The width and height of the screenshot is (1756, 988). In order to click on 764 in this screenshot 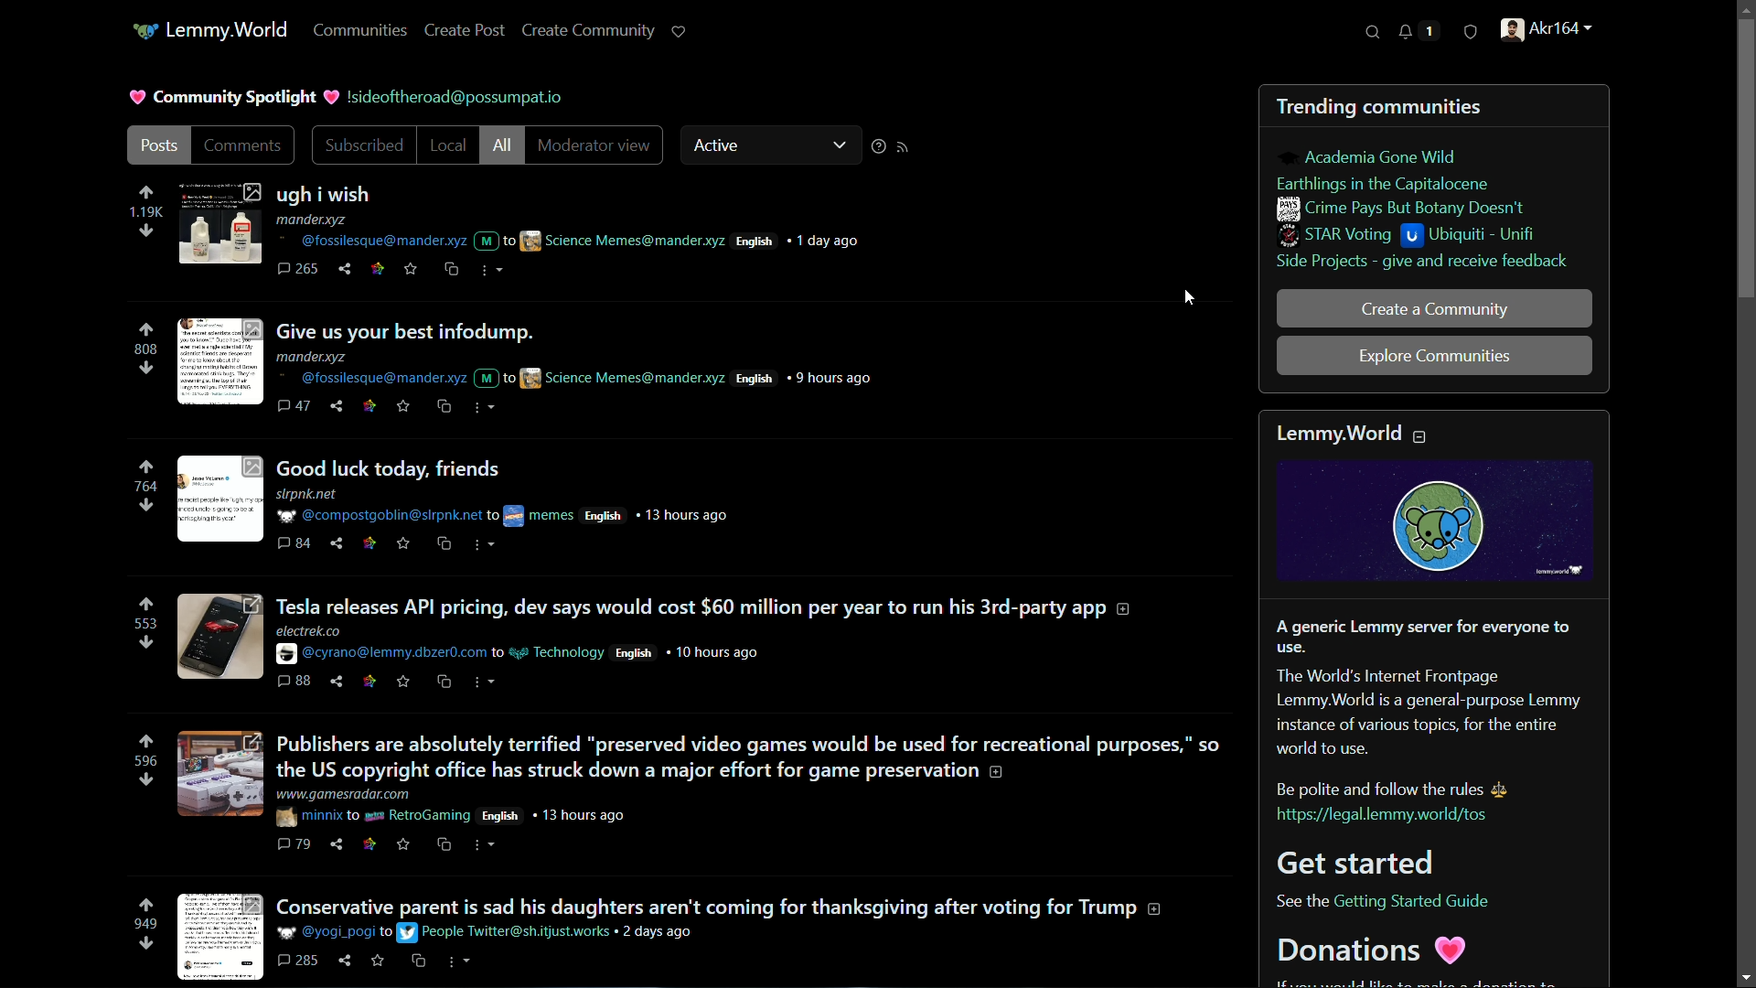, I will do `click(147, 487)`.